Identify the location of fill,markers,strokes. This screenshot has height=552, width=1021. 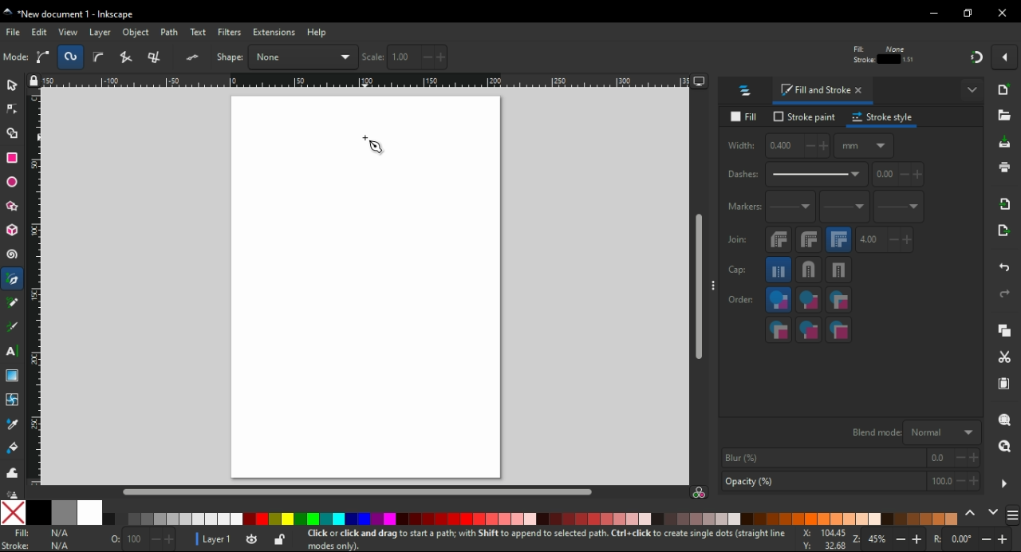
(838, 300).